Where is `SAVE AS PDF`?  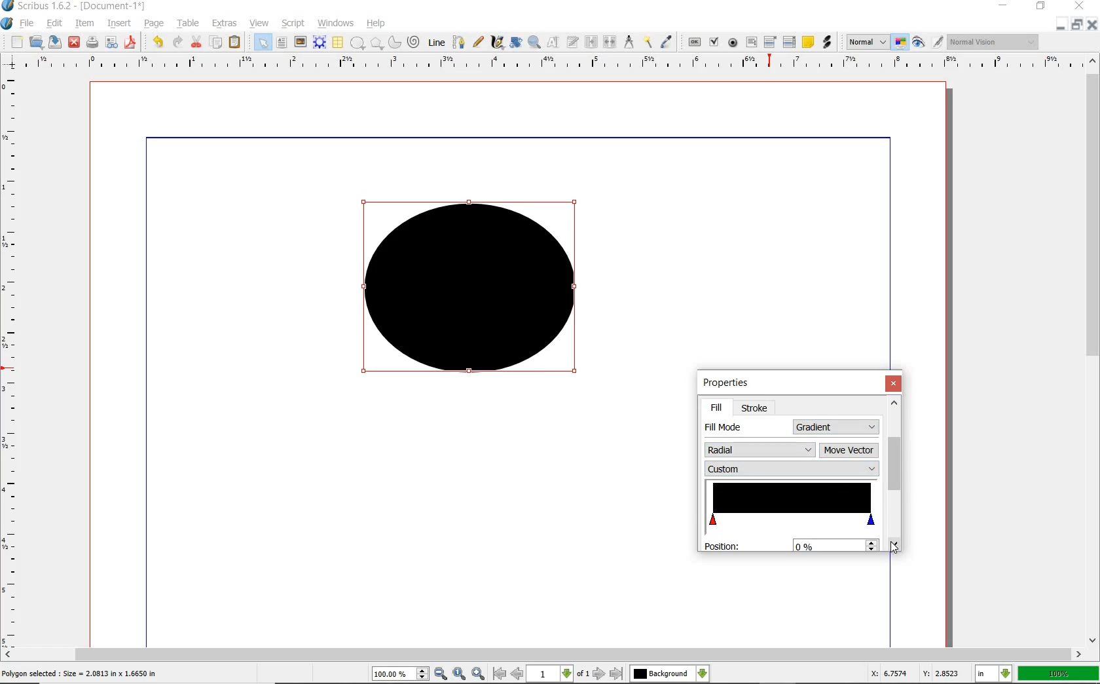
SAVE AS PDF is located at coordinates (132, 43).